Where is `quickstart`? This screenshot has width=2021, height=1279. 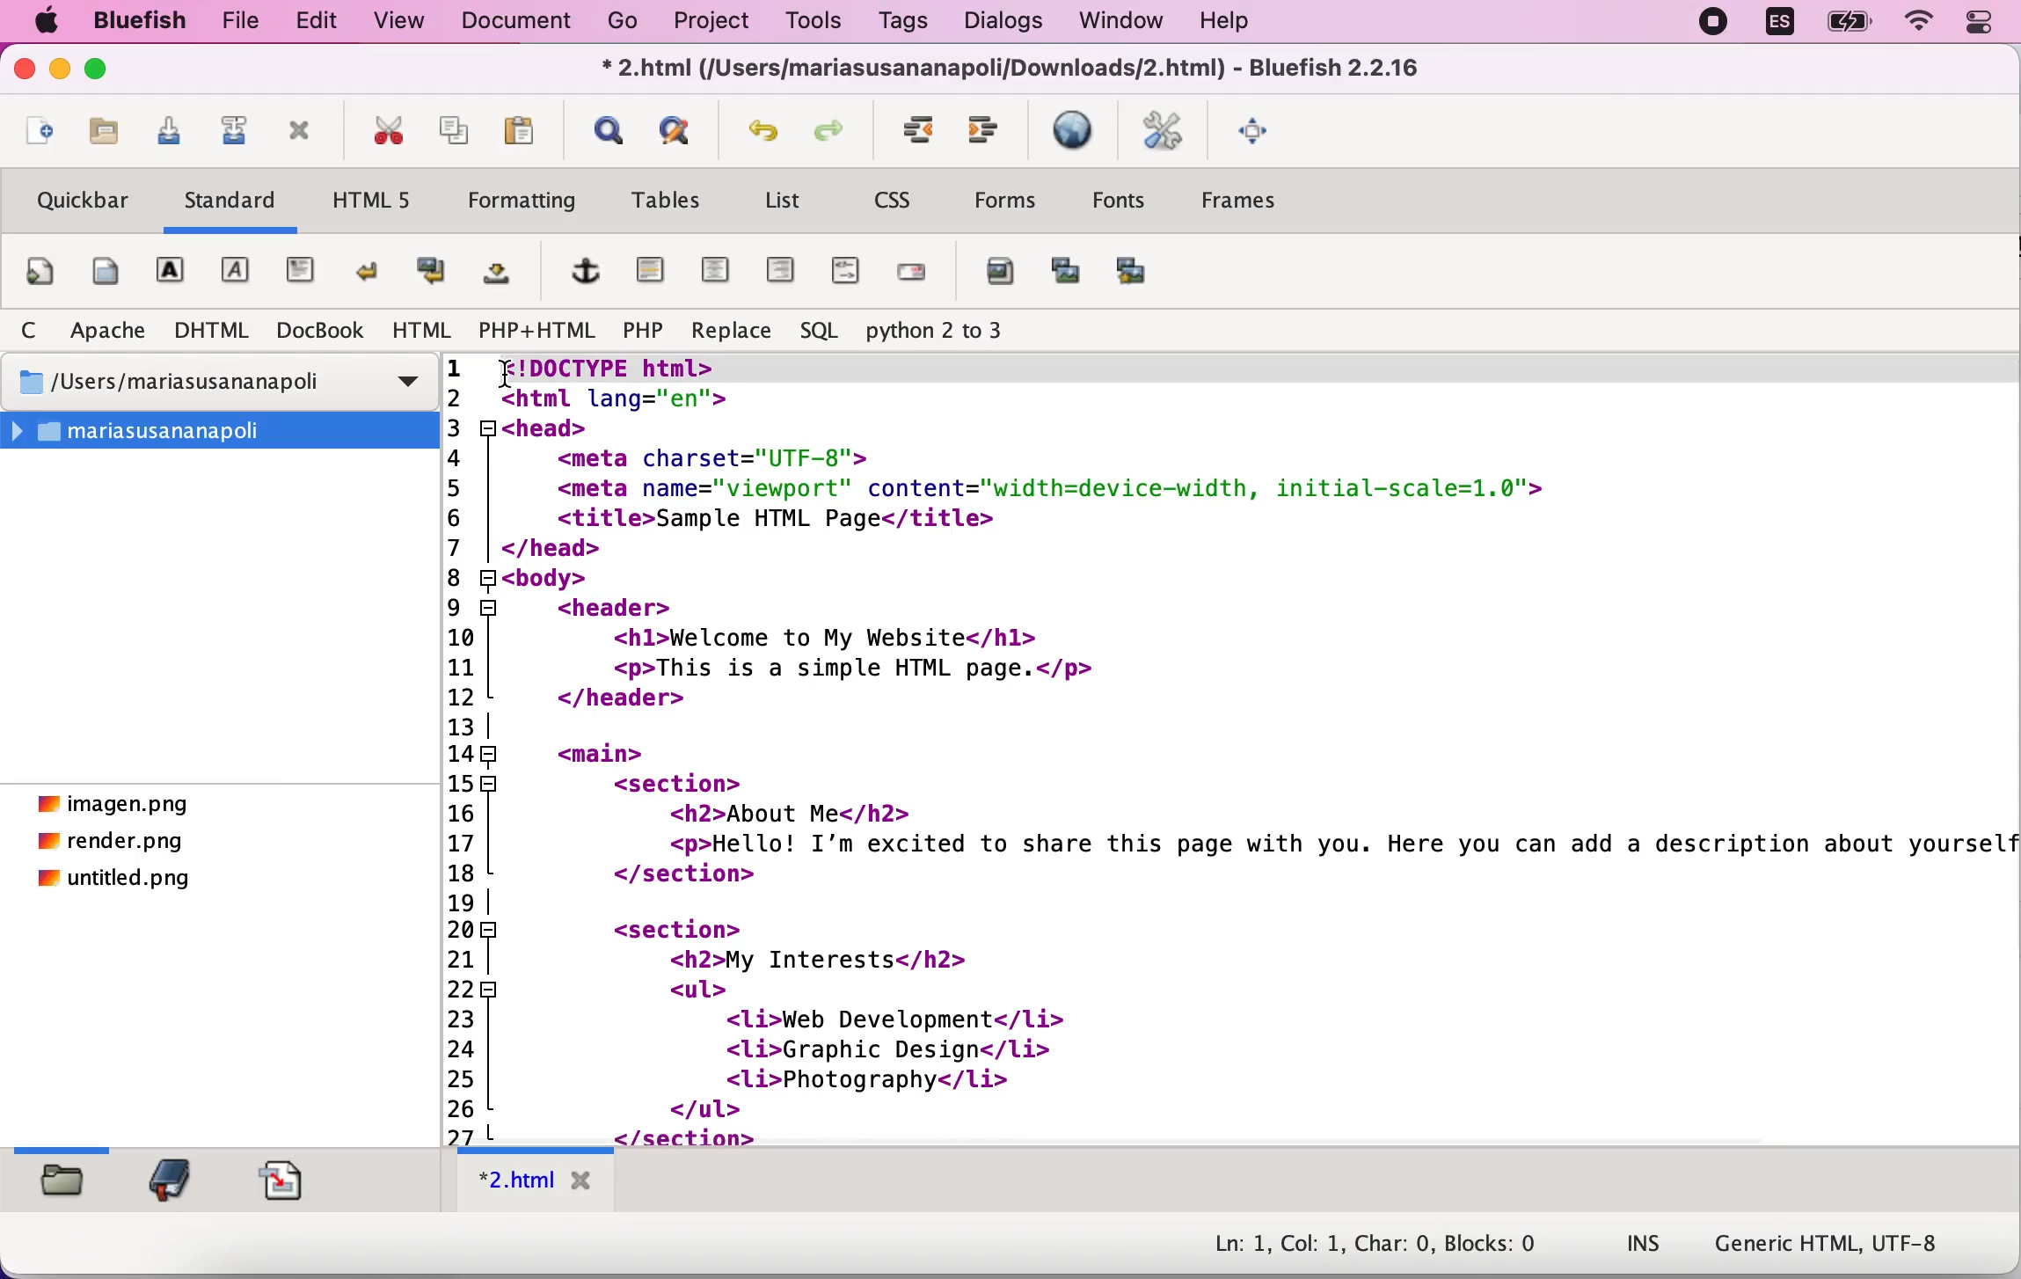 quickstart is located at coordinates (40, 271).